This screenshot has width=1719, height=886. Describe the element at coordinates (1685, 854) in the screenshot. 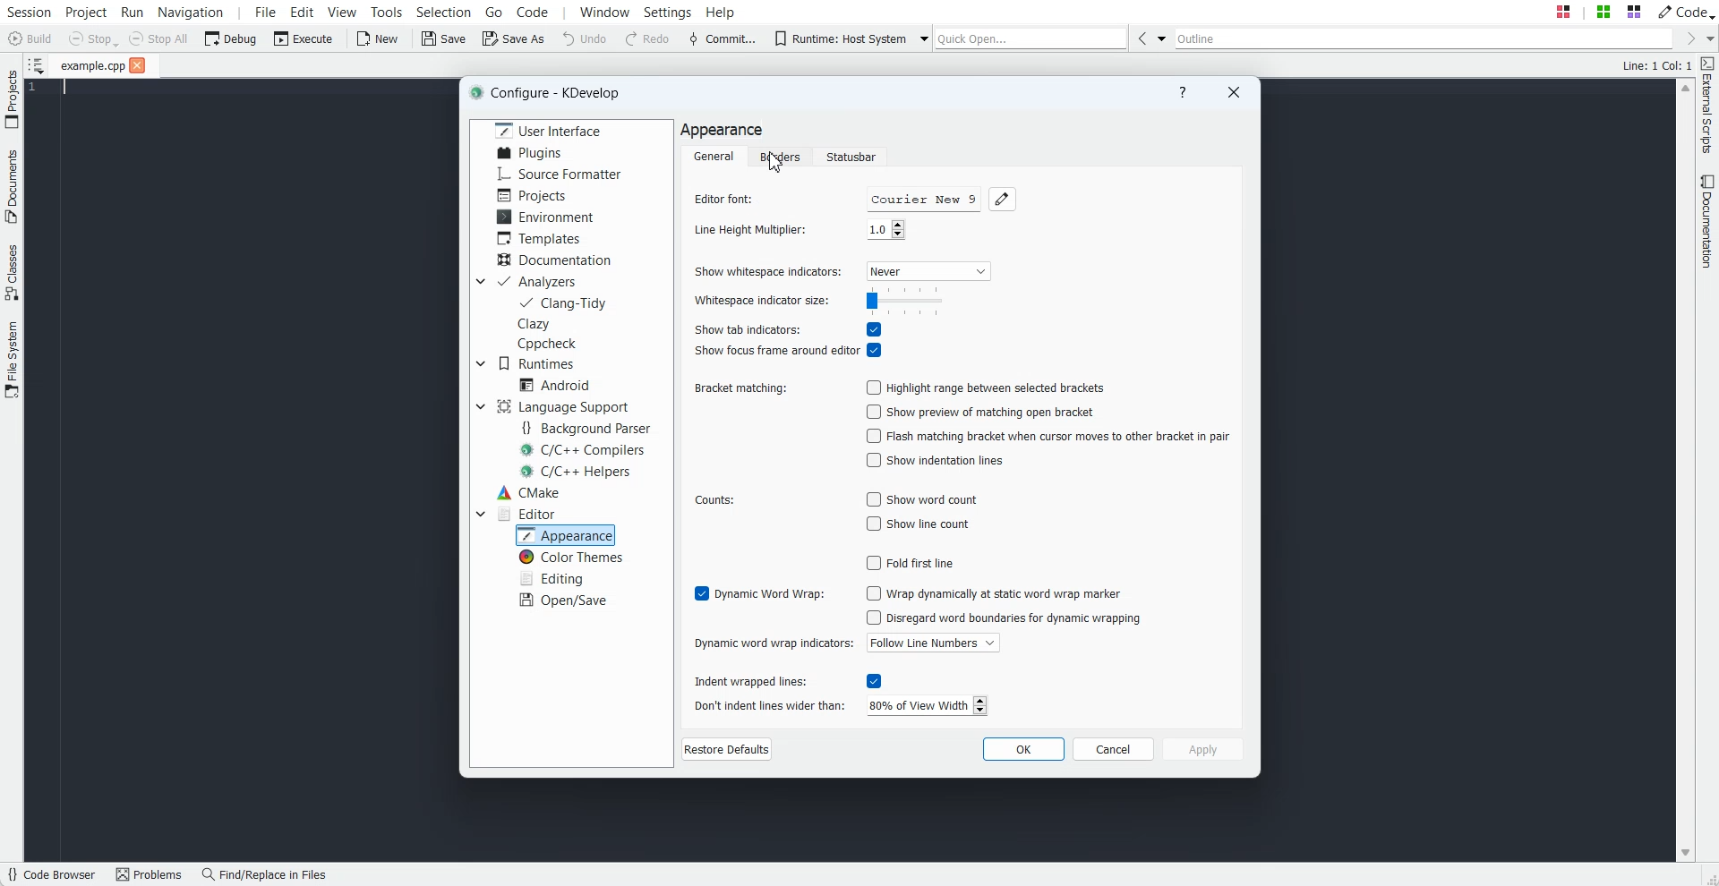

I see `Scroll down` at that location.